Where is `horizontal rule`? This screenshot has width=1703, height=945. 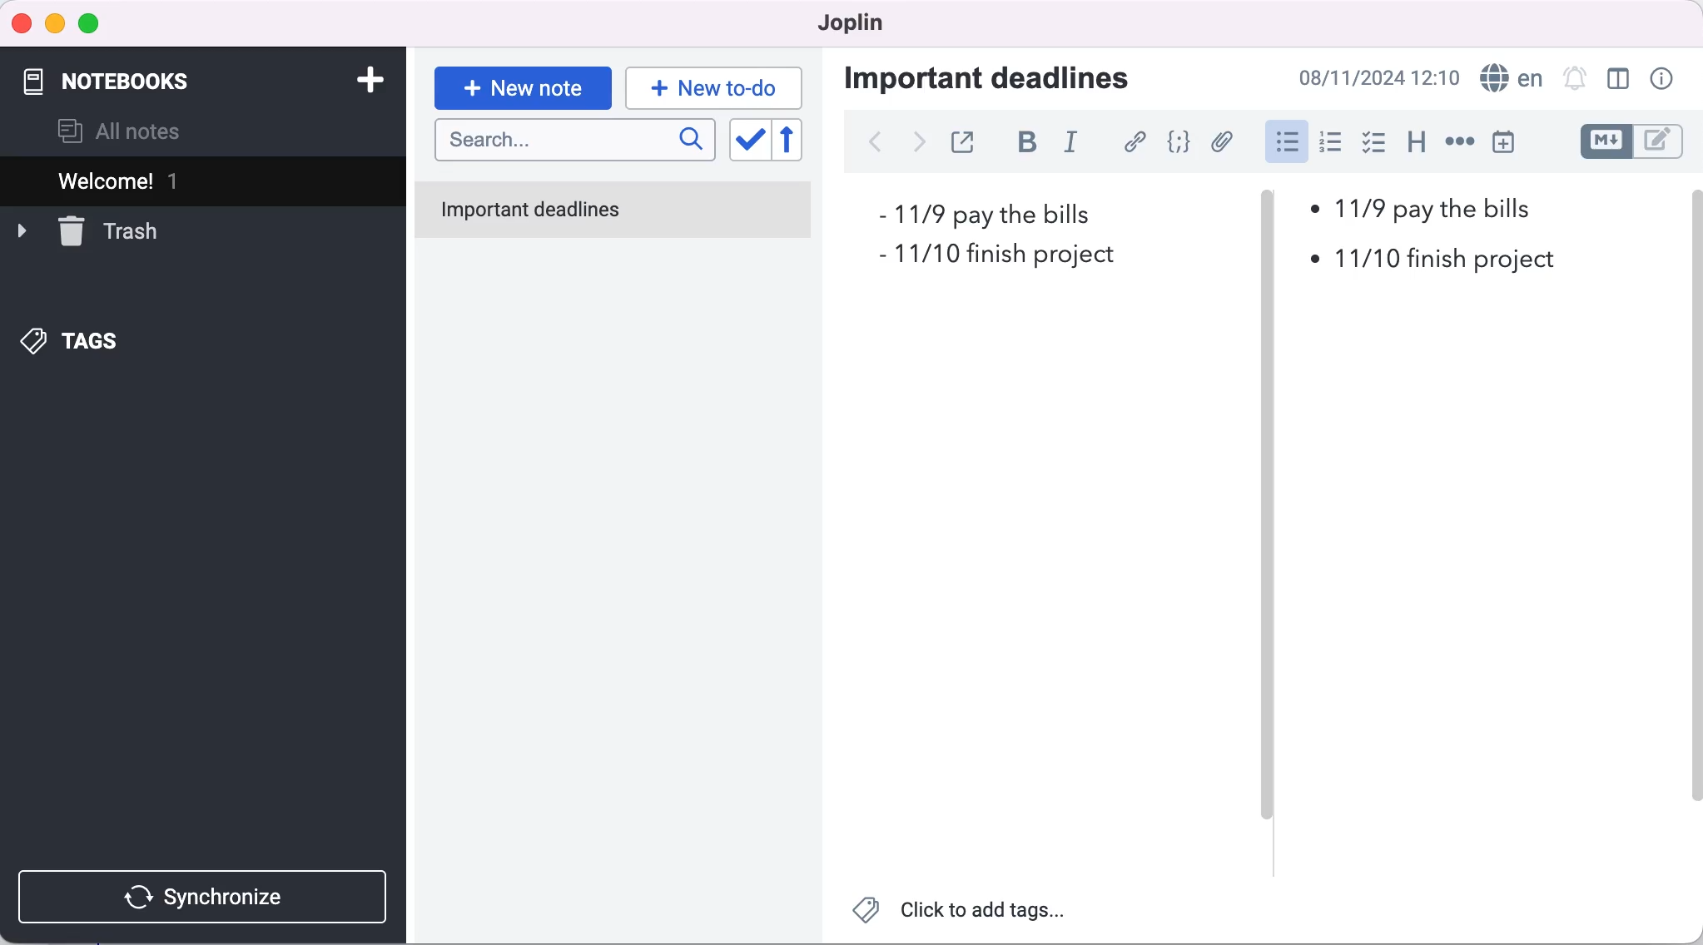 horizontal rule is located at coordinates (1459, 143).